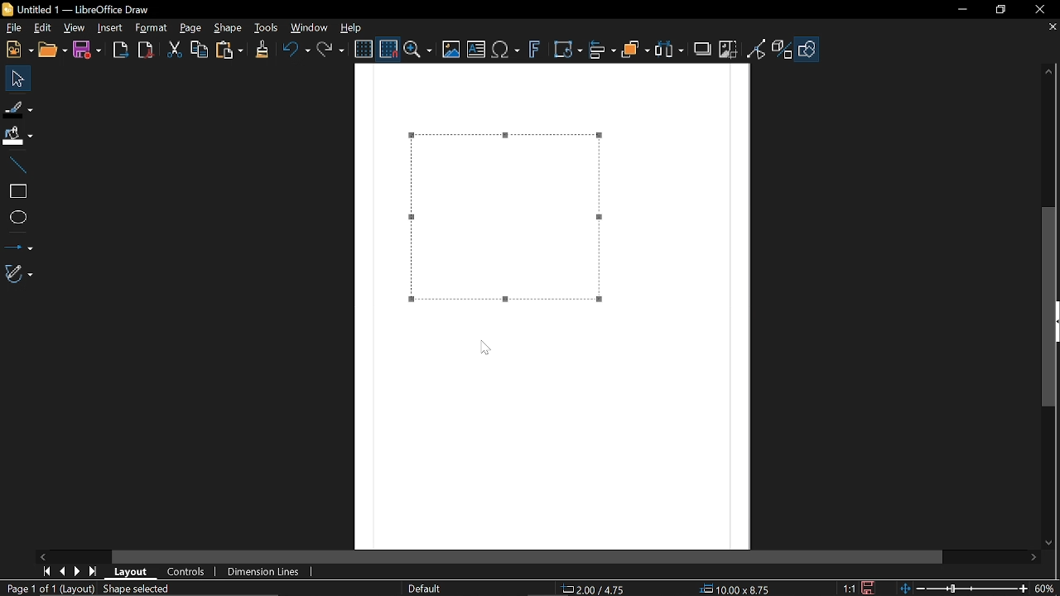 The image size is (1060, 596). What do you see at coordinates (740, 589) in the screenshot?
I see `Size` at bounding box center [740, 589].